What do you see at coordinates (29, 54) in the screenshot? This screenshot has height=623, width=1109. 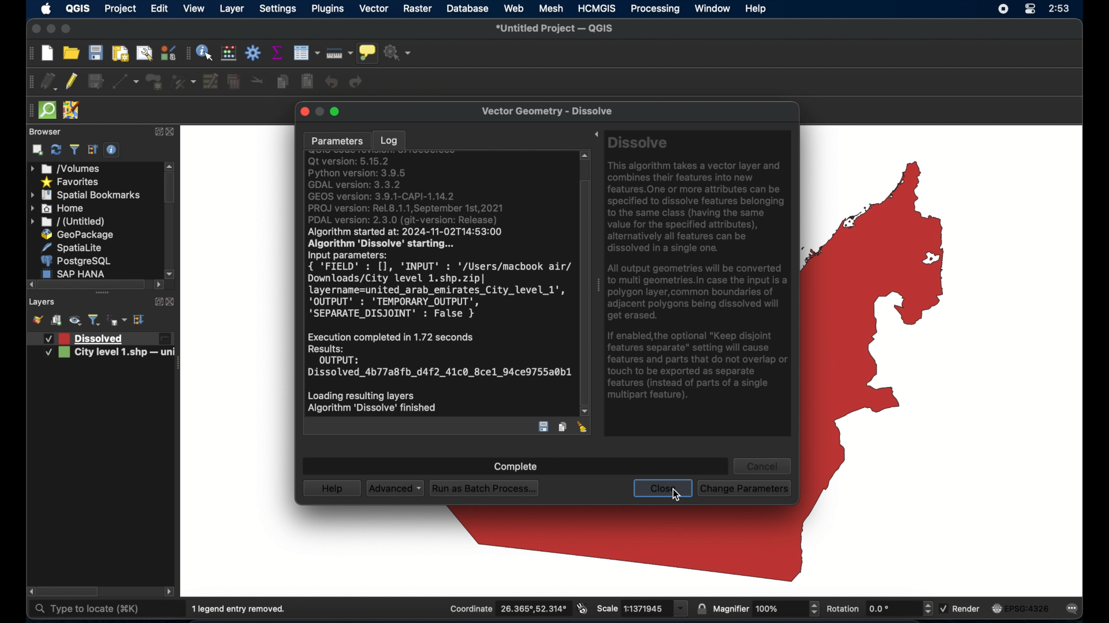 I see `project toolbar` at bounding box center [29, 54].